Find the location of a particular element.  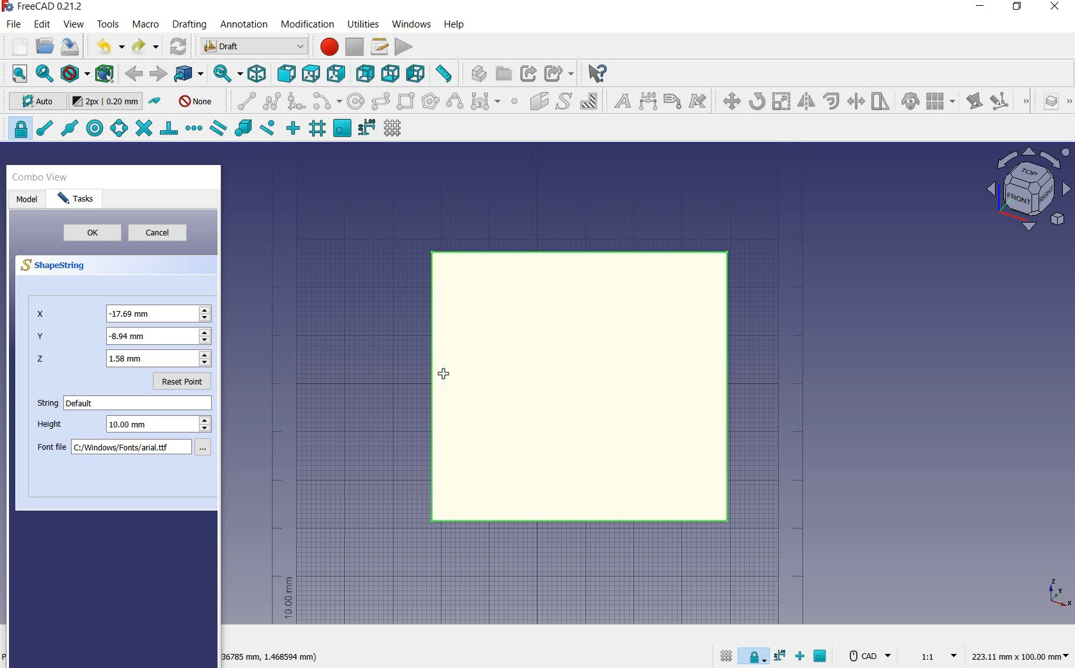

front is located at coordinates (284, 74).